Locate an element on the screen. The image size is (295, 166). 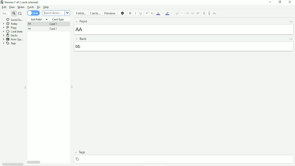
Browse is located at coordinates (22, 2).